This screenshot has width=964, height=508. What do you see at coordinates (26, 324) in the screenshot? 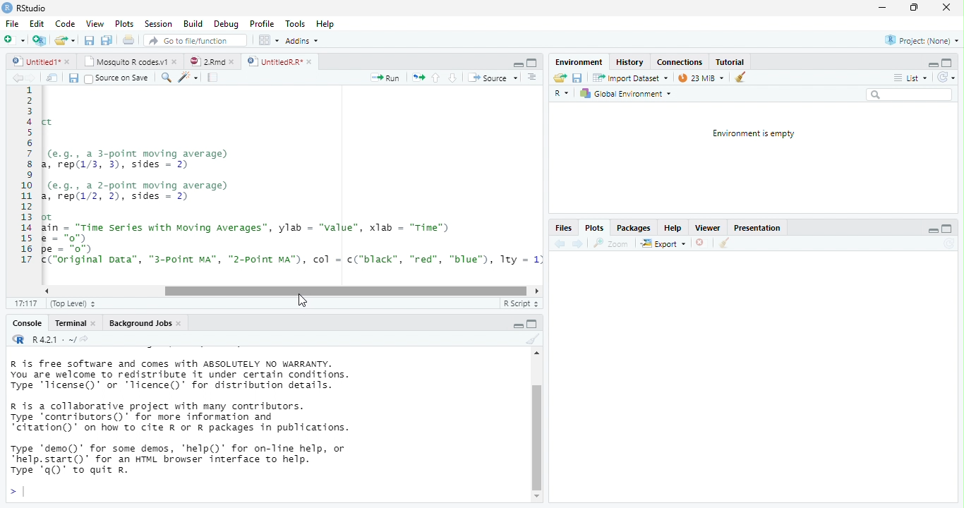
I see `Console` at bounding box center [26, 324].